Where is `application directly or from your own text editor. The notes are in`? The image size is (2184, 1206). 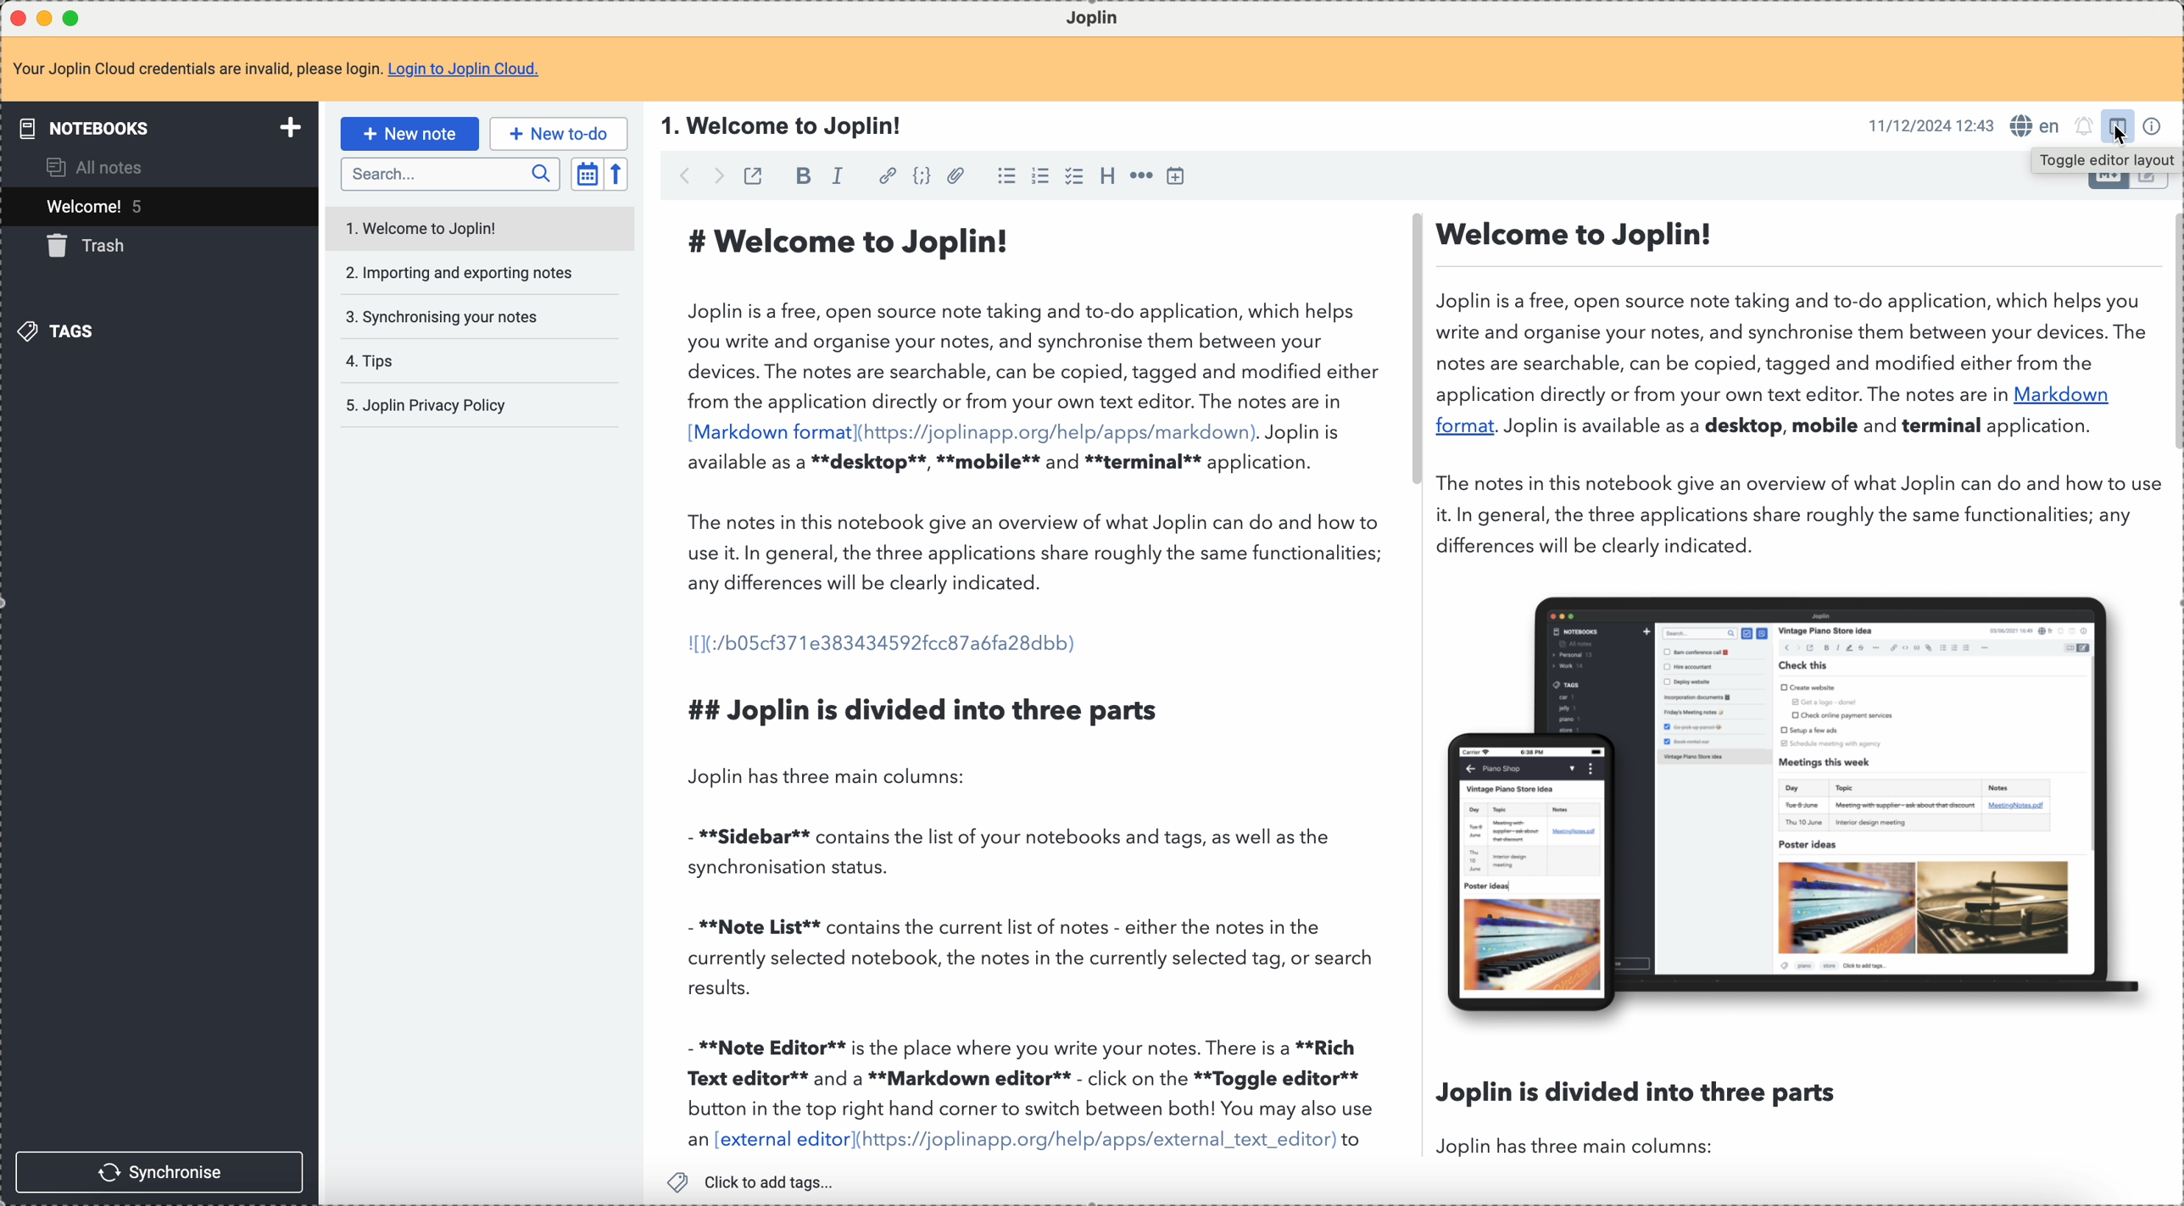
application directly or from your own text editor. The notes are in is located at coordinates (1722, 394).